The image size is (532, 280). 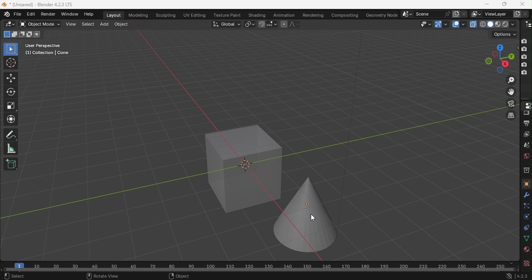 What do you see at coordinates (11, 163) in the screenshot?
I see `Add cube` at bounding box center [11, 163].